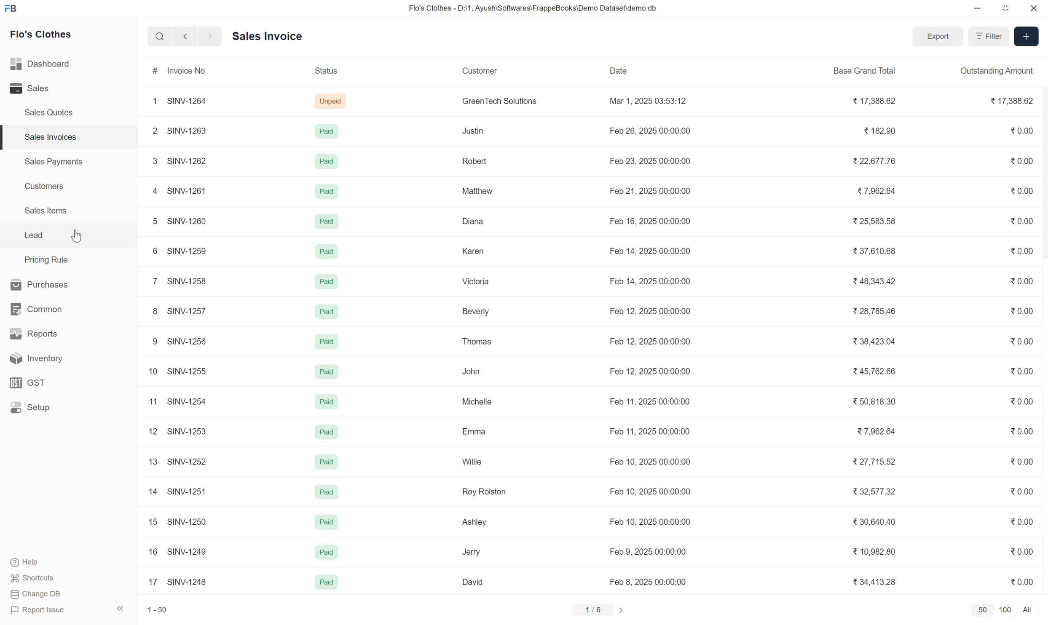 The width and height of the screenshot is (1048, 625). Describe the element at coordinates (193, 250) in the screenshot. I see `SINV-1259` at that location.